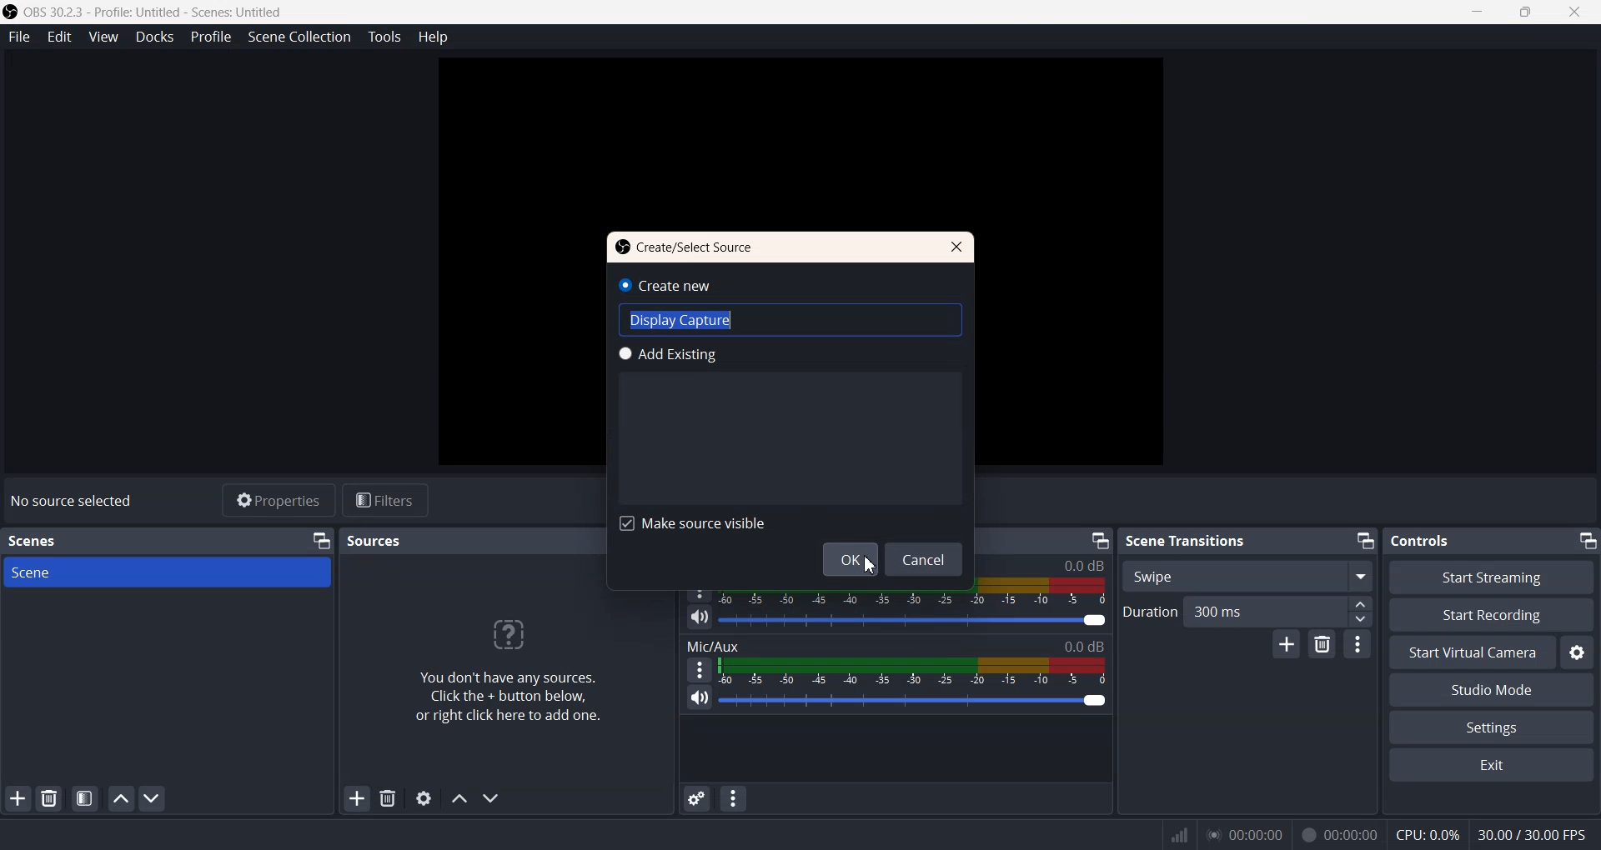 This screenshot has height=850, width=1601. What do you see at coordinates (700, 588) in the screenshot?
I see `More` at bounding box center [700, 588].